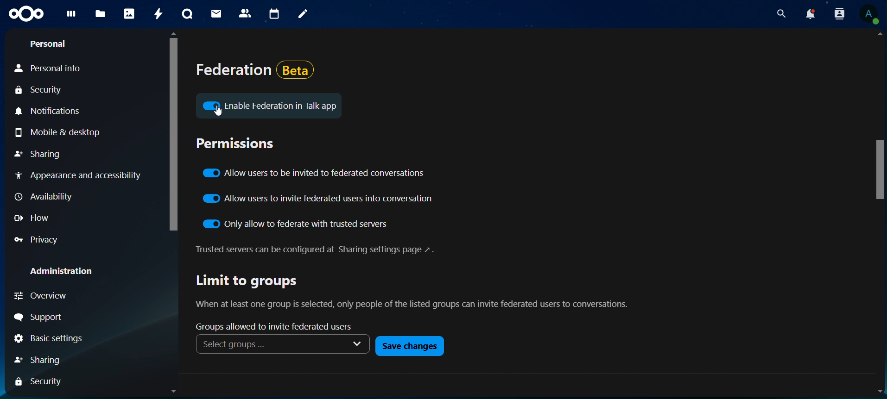 The image size is (887, 399). Describe the element at coordinates (296, 224) in the screenshot. I see `only allow to federate with trusted servers` at that location.